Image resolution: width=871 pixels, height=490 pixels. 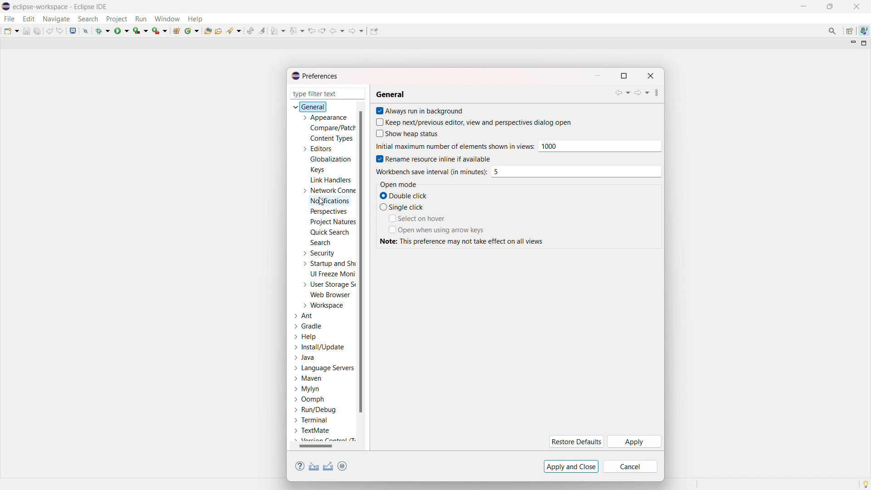 I want to click on close, so click(x=856, y=6).